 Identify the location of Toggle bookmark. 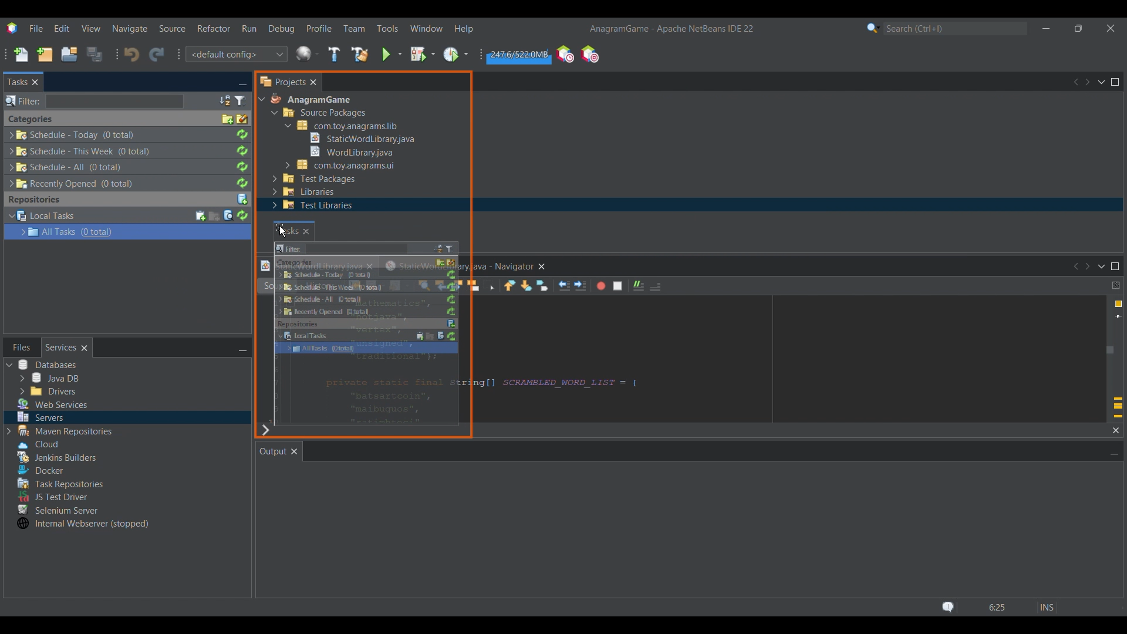
(542, 285).